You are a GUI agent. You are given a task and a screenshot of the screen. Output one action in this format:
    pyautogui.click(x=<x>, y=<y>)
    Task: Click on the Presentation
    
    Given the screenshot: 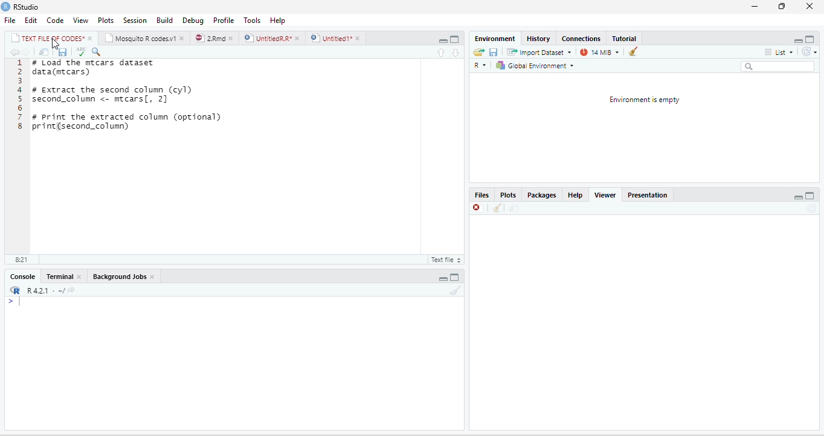 What is the action you would take?
    pyautogui.click(x=651, y=195)
    